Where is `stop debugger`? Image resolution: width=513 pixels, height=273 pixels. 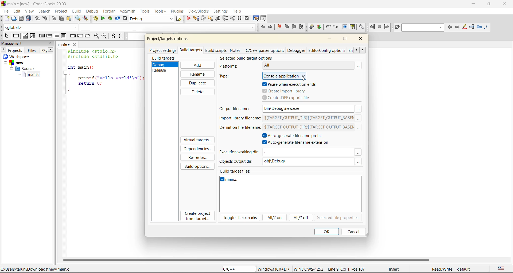
stop debugger is located at coordinates (247, 18).